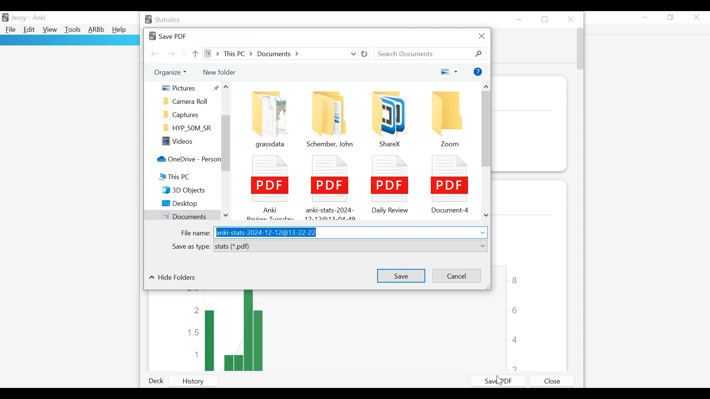 Image resolution: width=710 pixels, height=399 pixels. I want to click on Folder, so click(188, 129).